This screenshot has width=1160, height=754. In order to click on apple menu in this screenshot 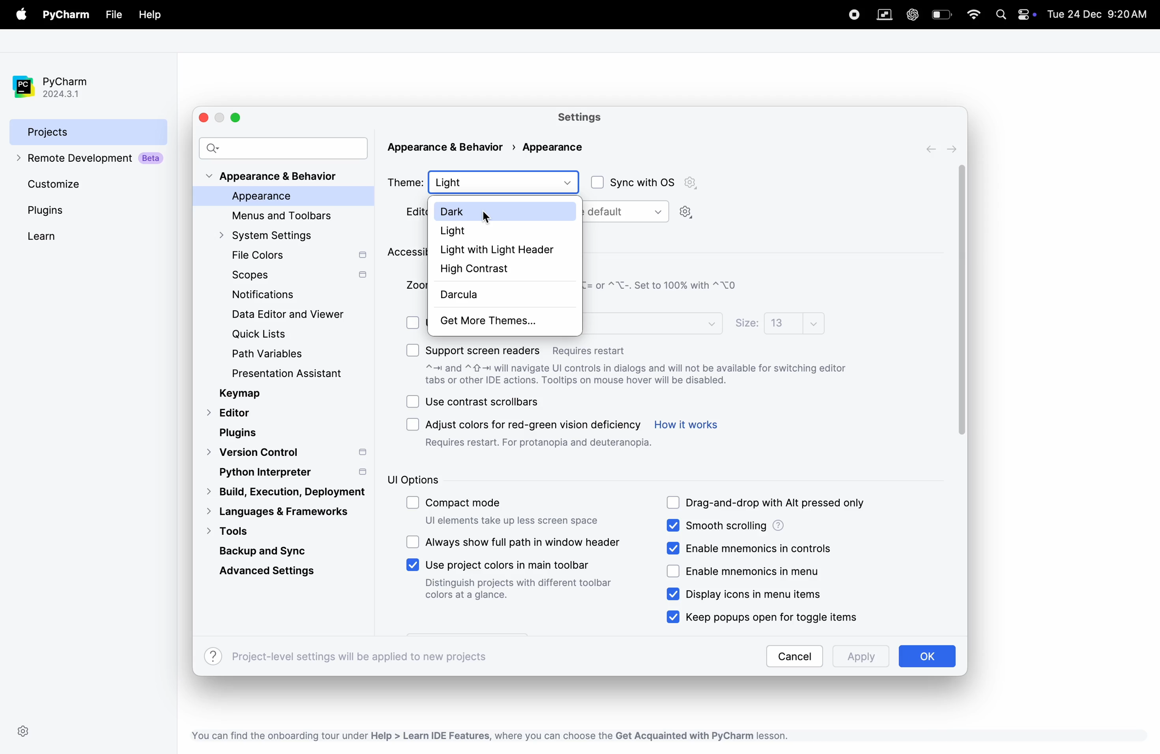, I will do `click(23, 15)`.